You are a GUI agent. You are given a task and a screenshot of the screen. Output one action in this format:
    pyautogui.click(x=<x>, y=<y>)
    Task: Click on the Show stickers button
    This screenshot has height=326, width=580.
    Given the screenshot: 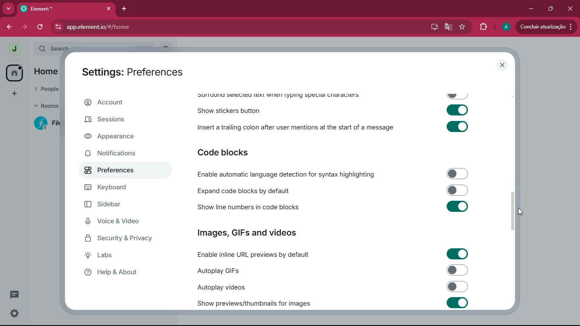 What is the action you would take?
    pyautogui.click(x=333, y=112)
    